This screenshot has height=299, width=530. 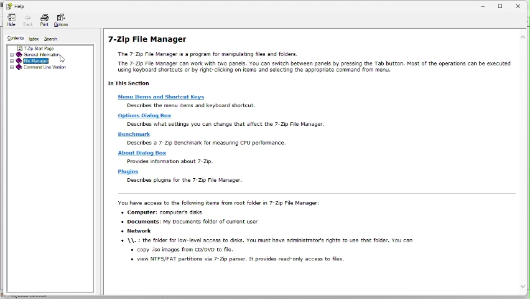 I want to click on Index , so click(x=32, y=39).